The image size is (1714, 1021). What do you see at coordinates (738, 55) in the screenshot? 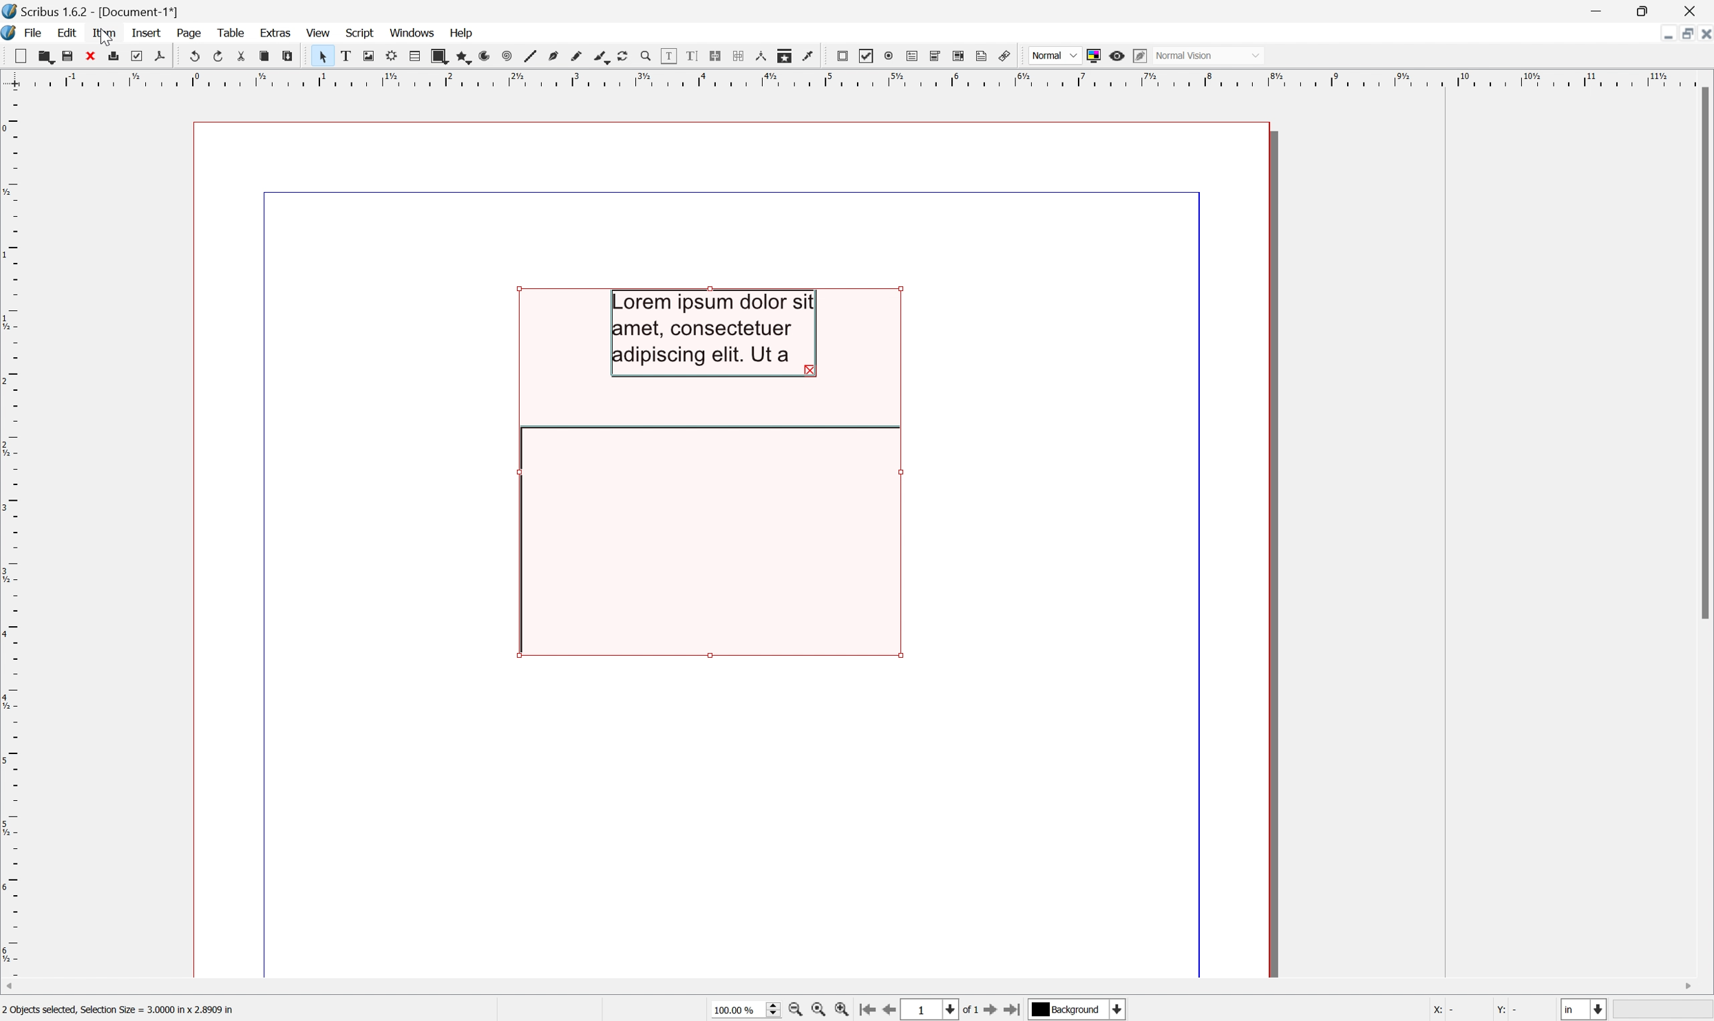
I see `Unlink text frames` at bounding box center [738, 55].